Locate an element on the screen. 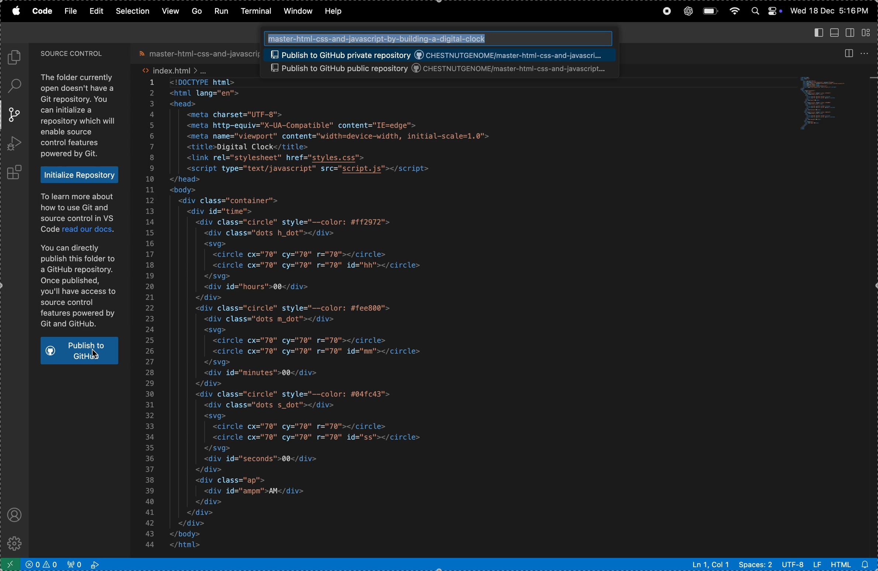 The image size is (878, 571). <div id="ampm">AM</div> is located at coordinates (259, 491).